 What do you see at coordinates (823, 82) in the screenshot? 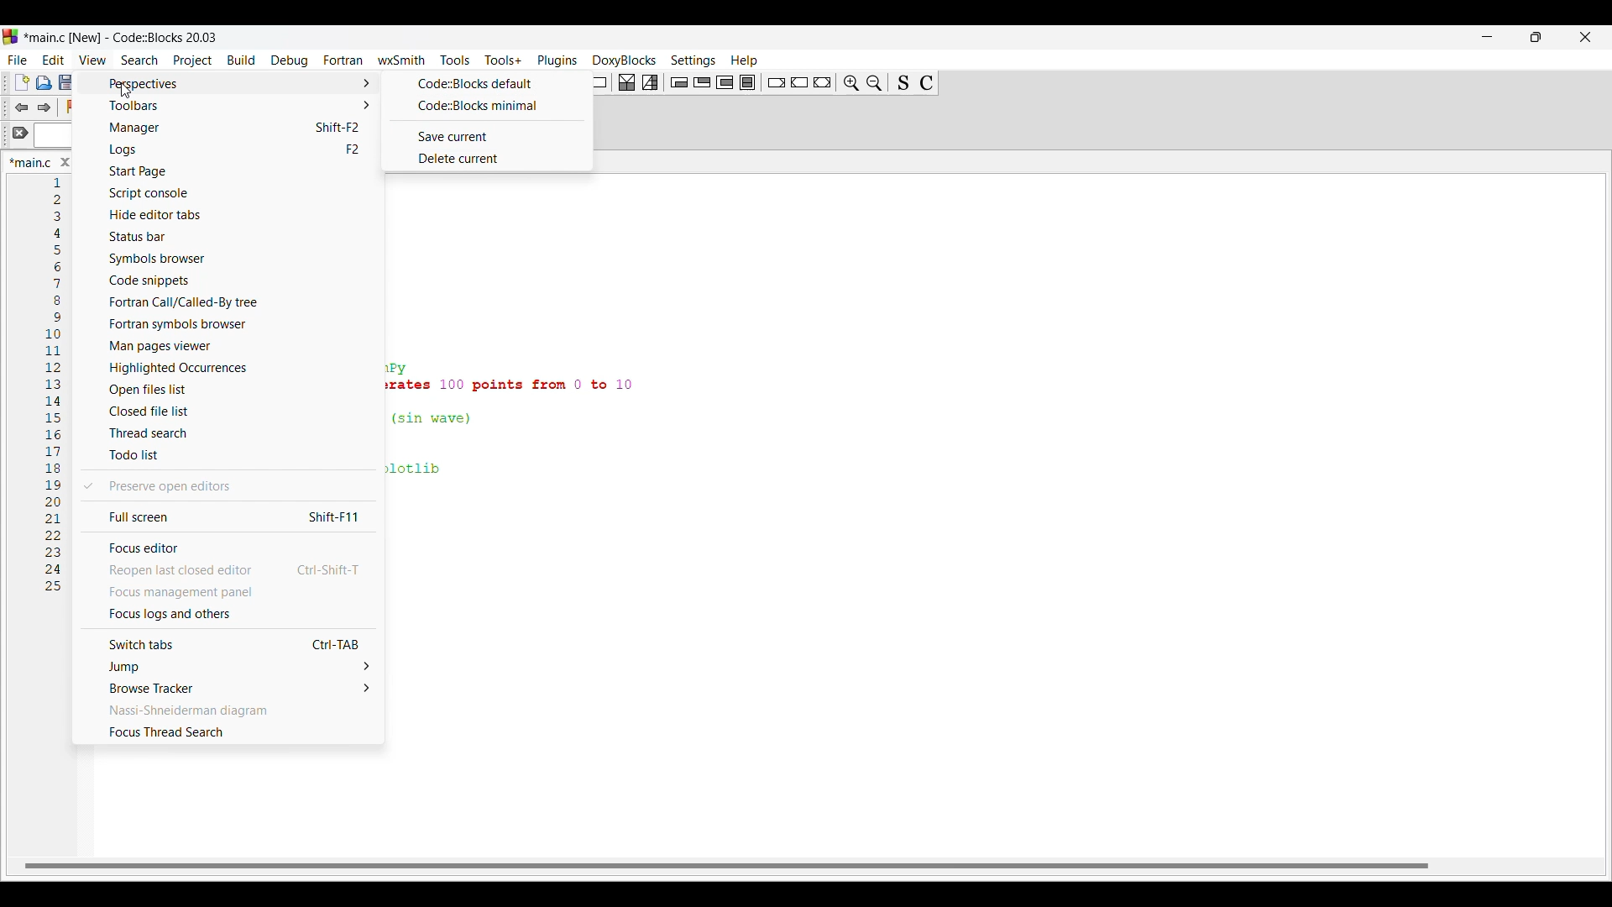
I see `Return instruction` at bounding box center [823, 82].